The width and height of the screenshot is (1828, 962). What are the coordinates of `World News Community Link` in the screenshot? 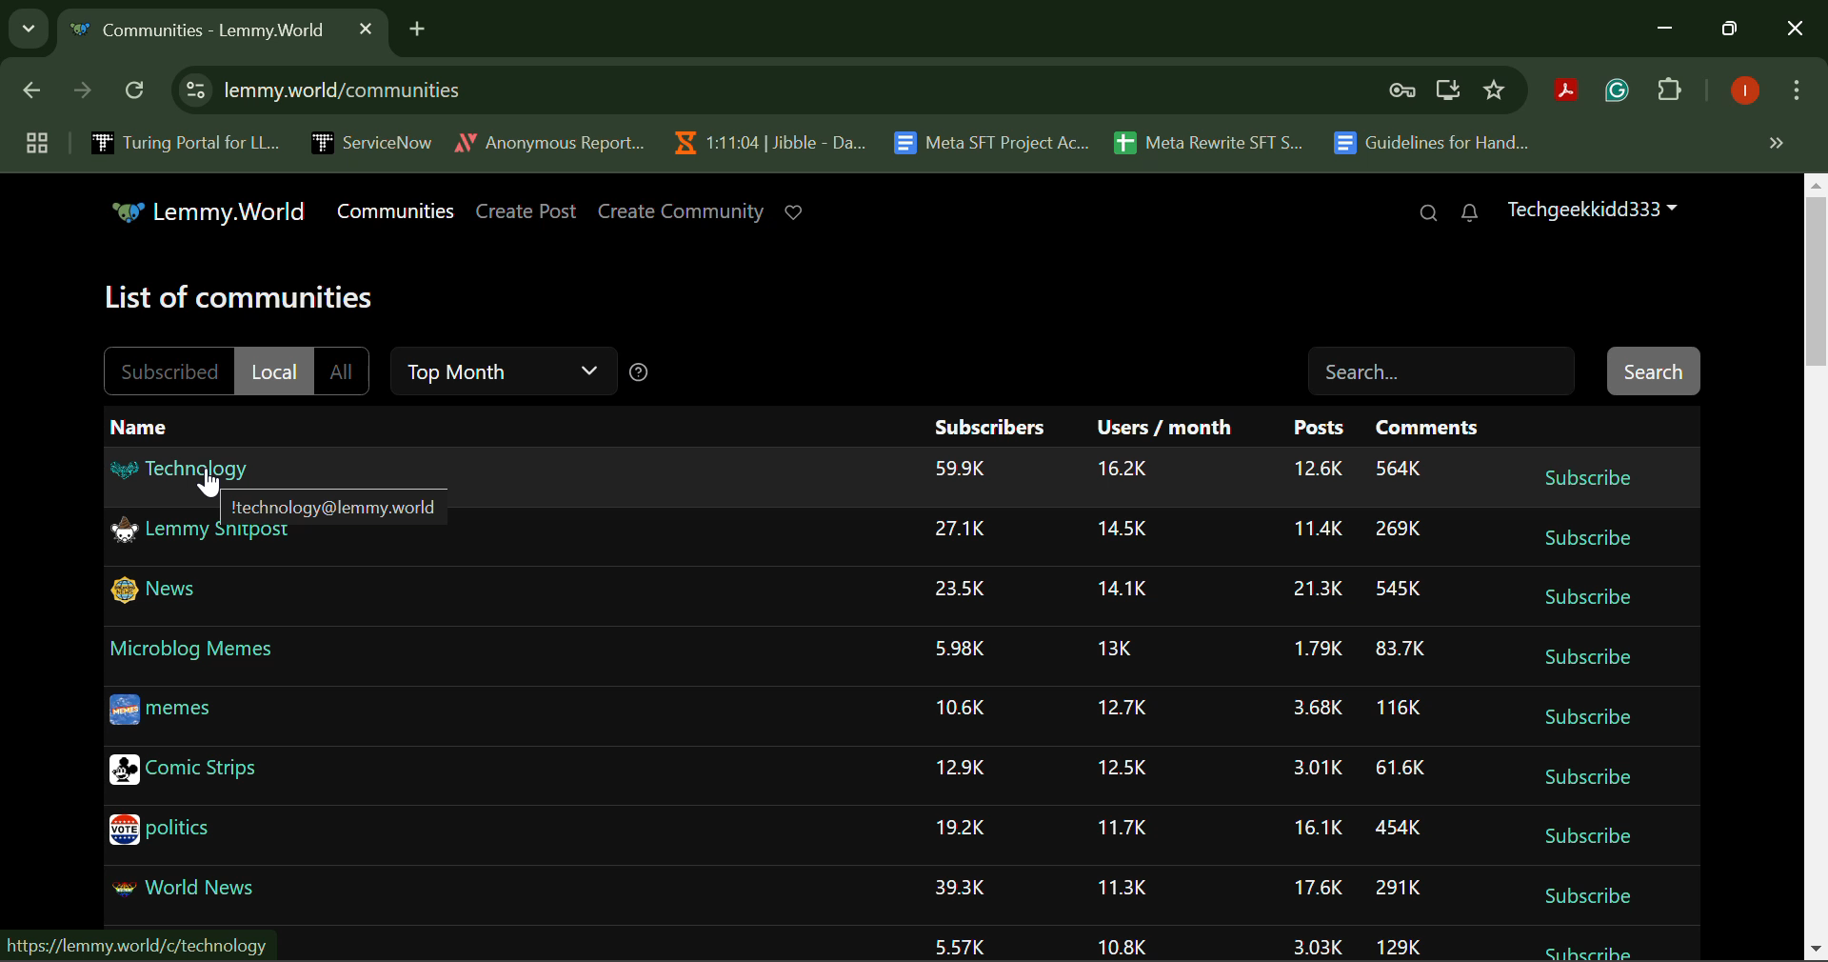 It's located at (201, 890).